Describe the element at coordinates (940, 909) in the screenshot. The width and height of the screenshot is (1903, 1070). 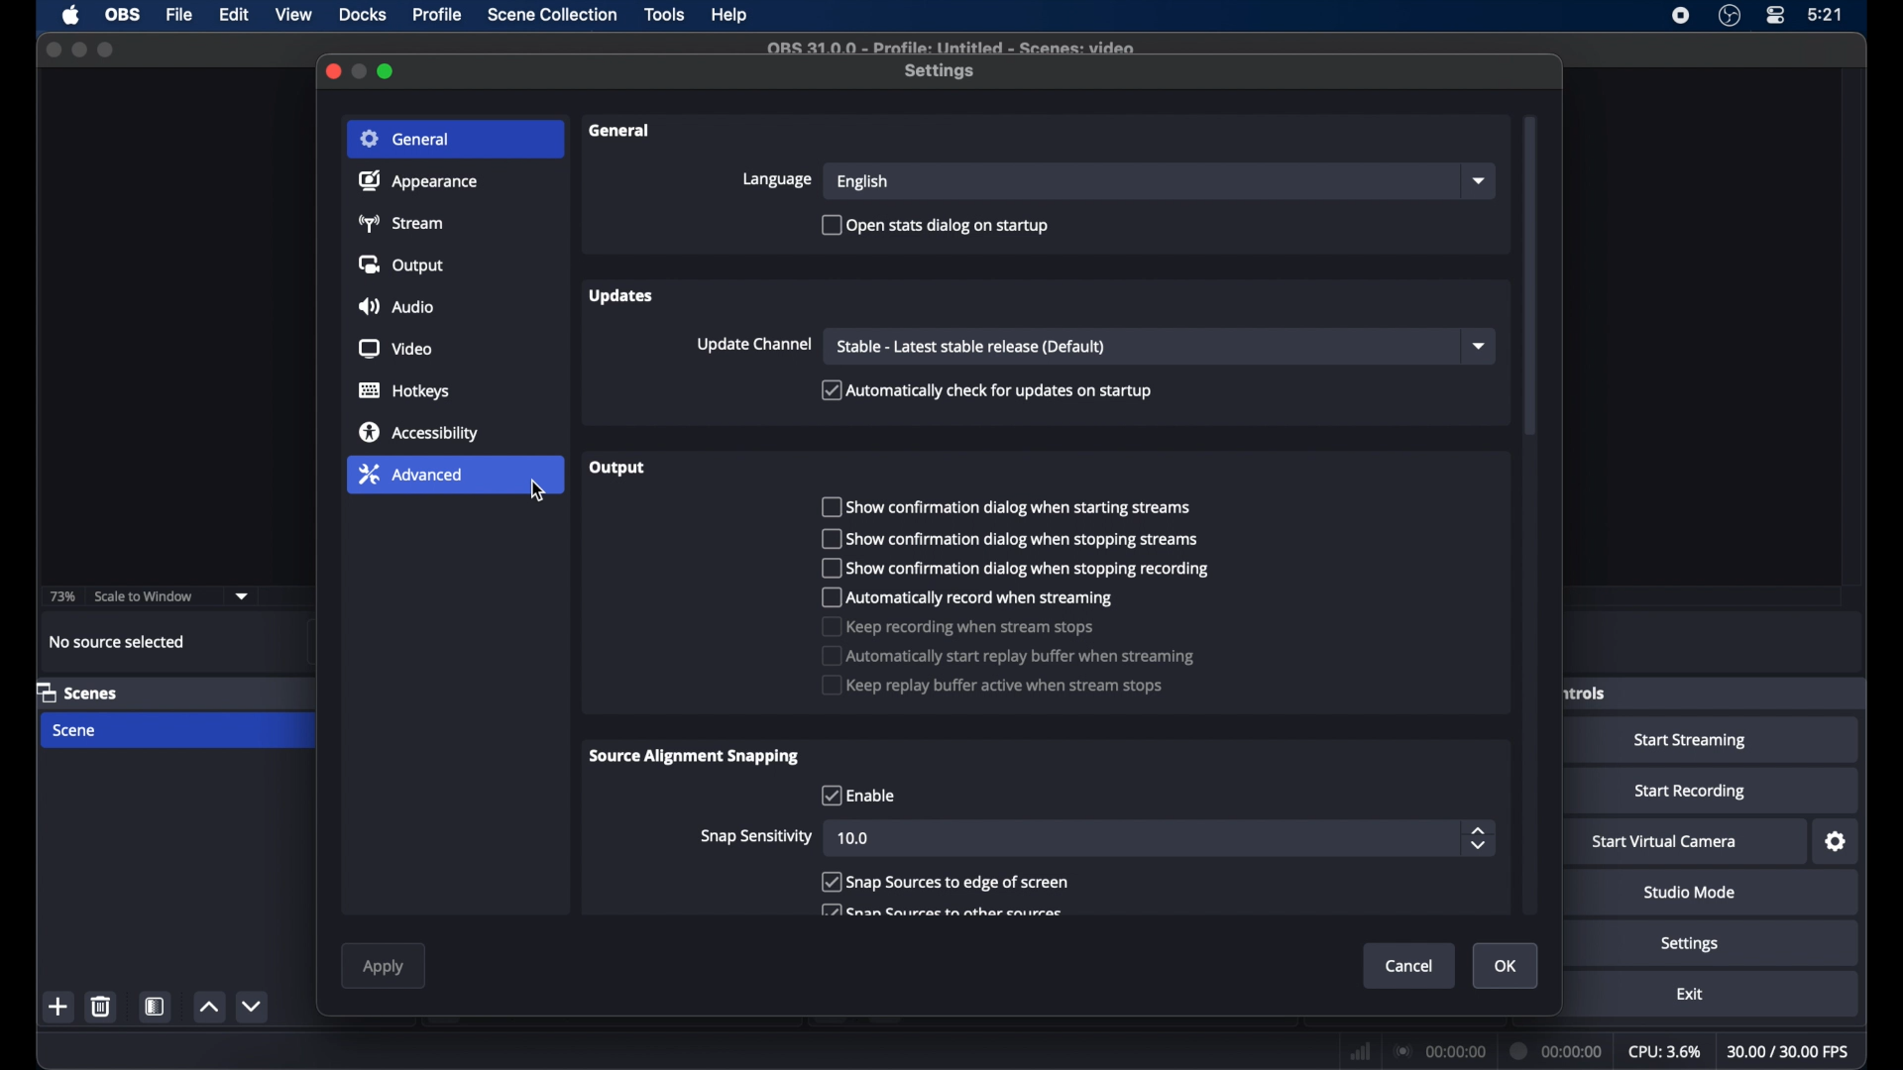
I see `obscure` at that location.